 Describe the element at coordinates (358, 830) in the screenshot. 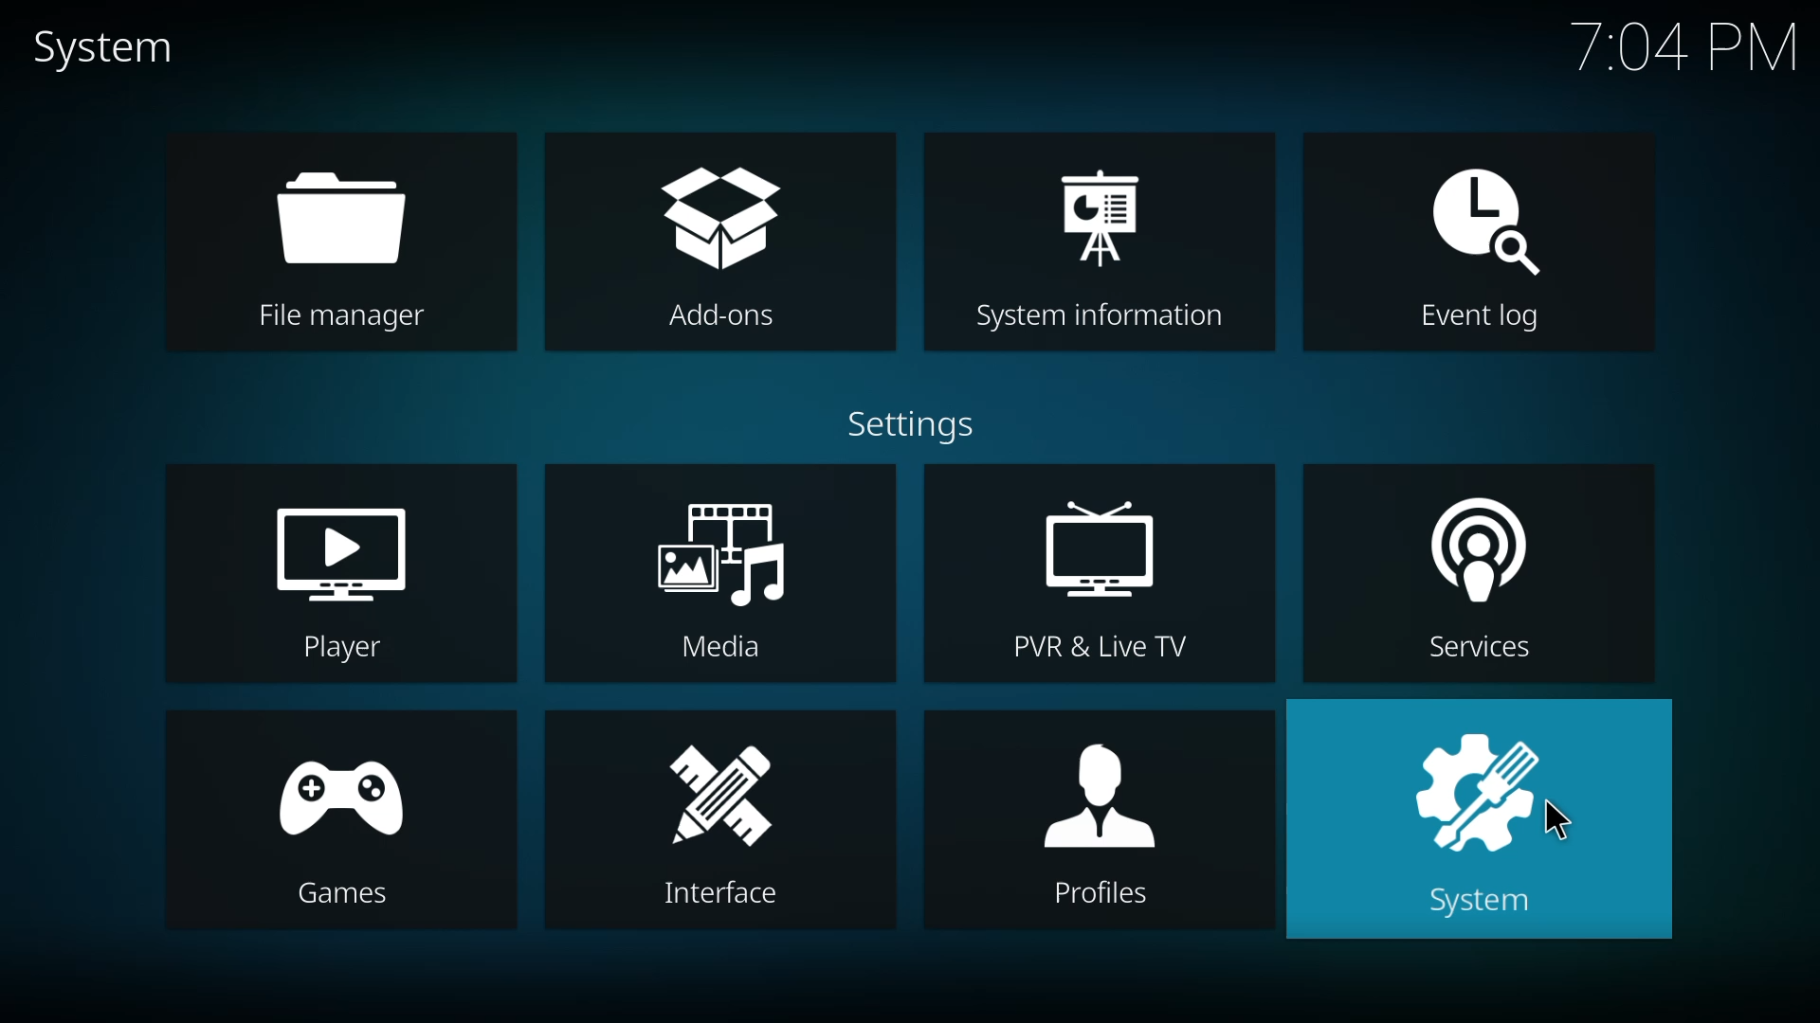

I see `games` at that location.